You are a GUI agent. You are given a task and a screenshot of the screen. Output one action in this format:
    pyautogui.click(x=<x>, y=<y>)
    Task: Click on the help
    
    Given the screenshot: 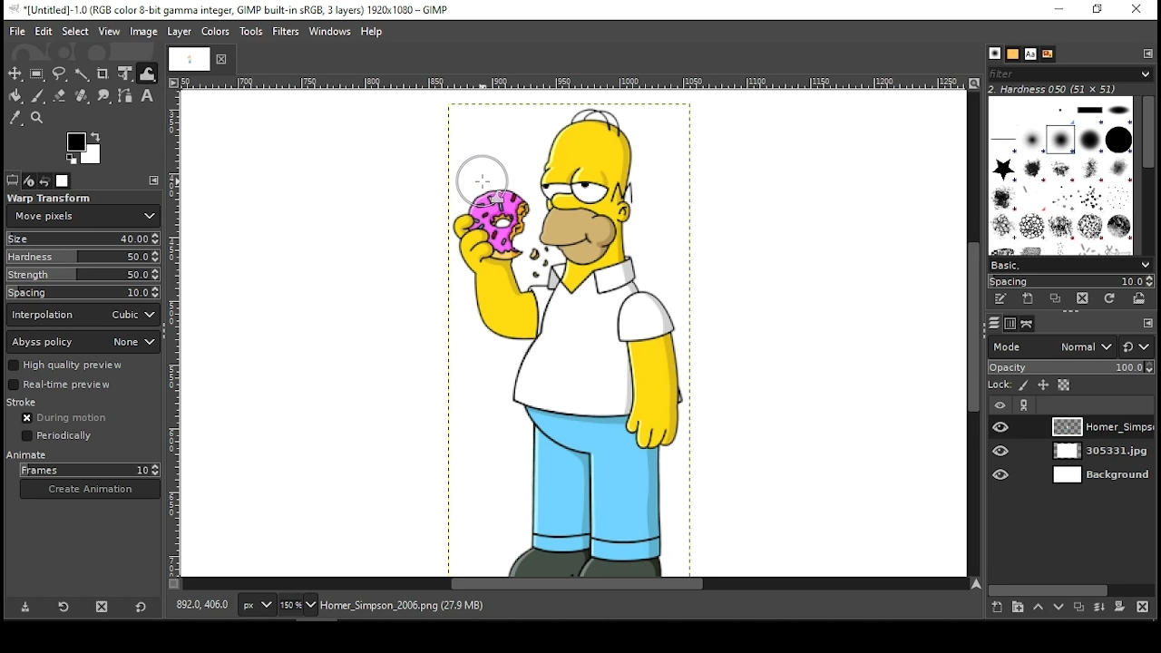 What is the action you would take?
    pyautogui.click(x=373, y=33)
    